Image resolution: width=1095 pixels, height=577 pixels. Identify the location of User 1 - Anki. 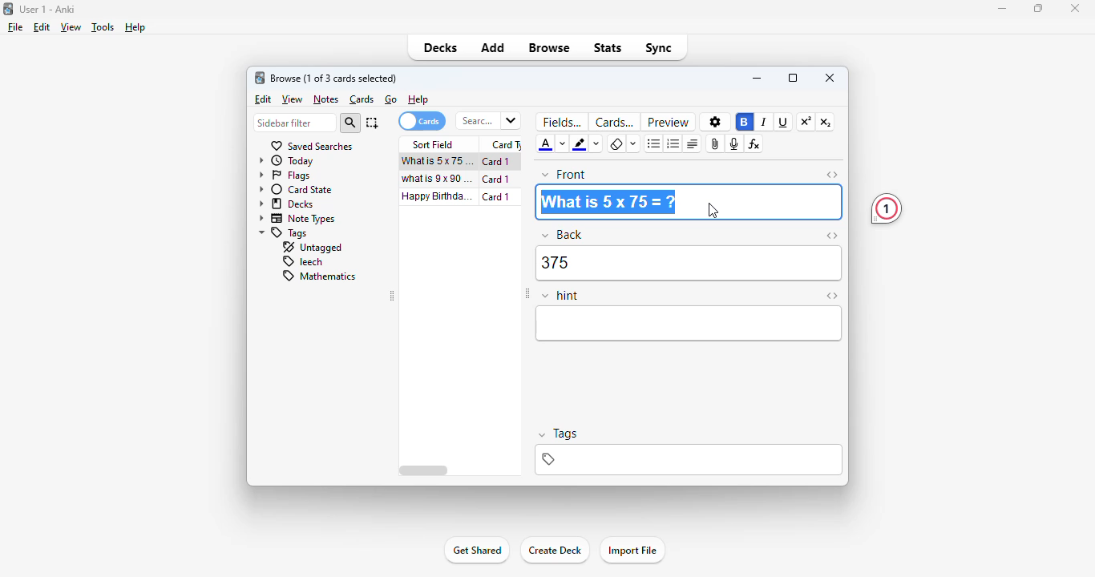
(48, 9).